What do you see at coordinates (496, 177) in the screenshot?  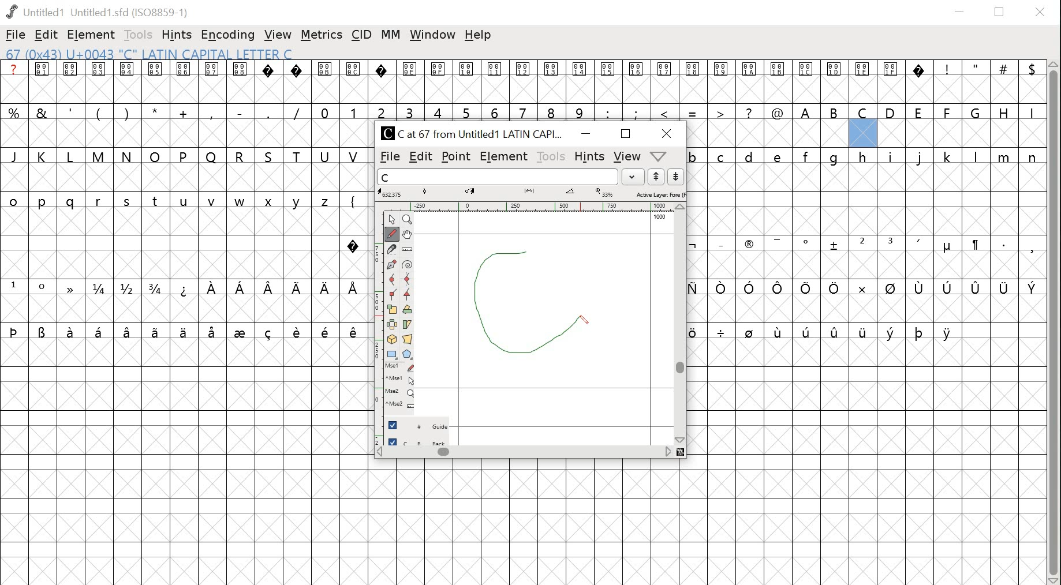 I see `word list input field` at bounding box center [496, 177].